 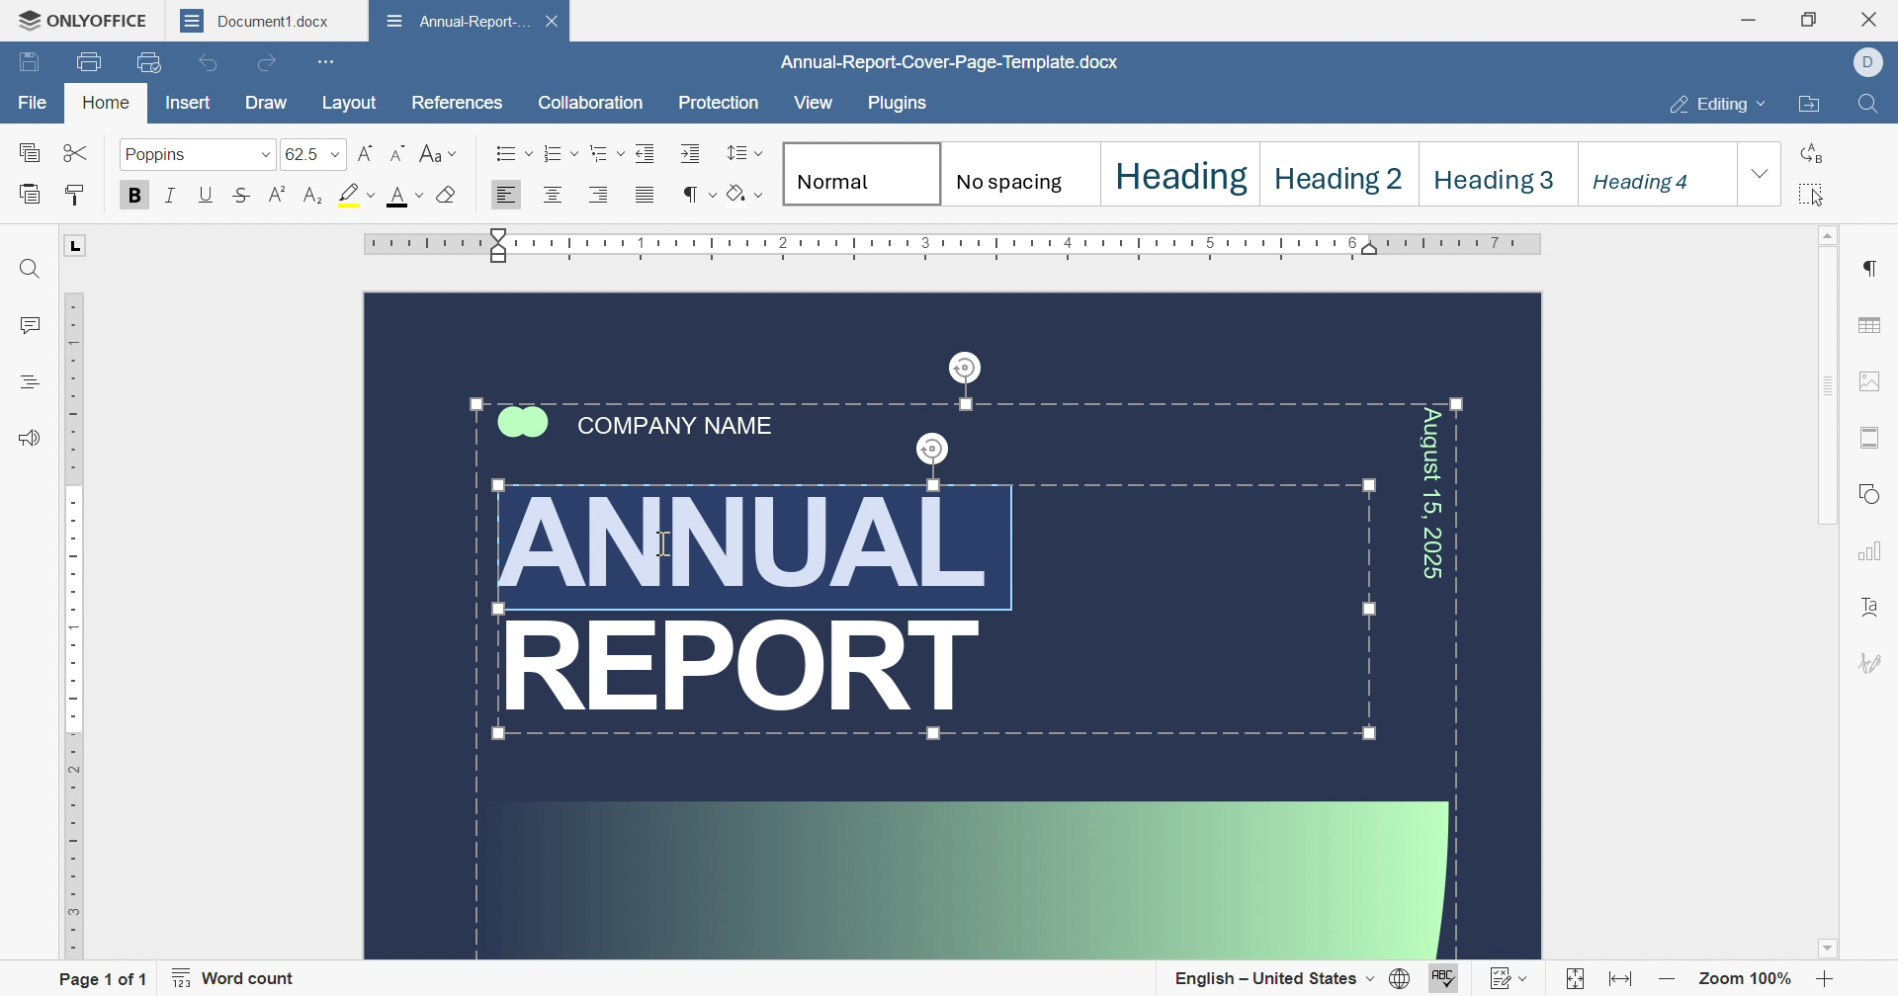 I want to click on redo, so click(x=267, y=61).